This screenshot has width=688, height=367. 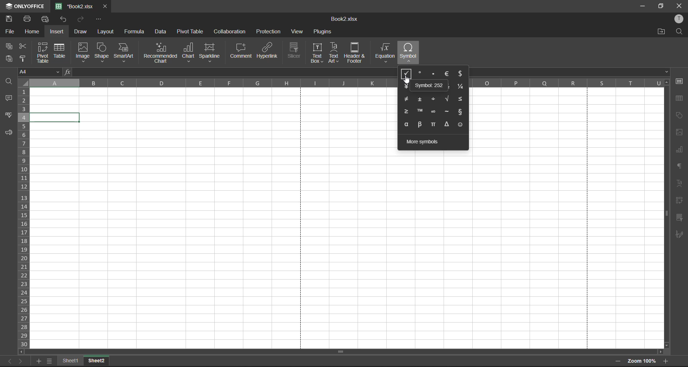 What do you see at coordinates (10, 99) in the screenshot?
I see `comments` at bounding box center [10, 99].